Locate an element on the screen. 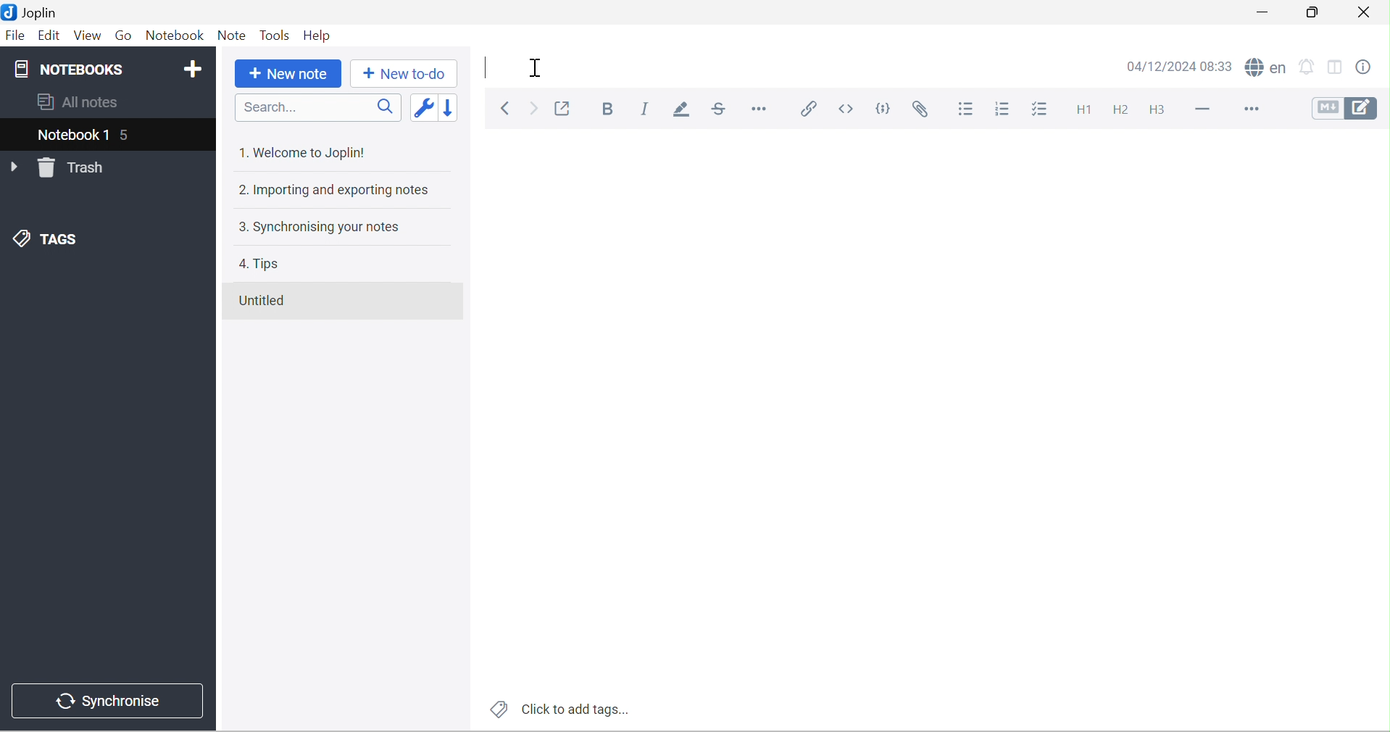 Image resolution: width=1390 pixels, height=732 pixels. Go is located at coordinates (128, 36).